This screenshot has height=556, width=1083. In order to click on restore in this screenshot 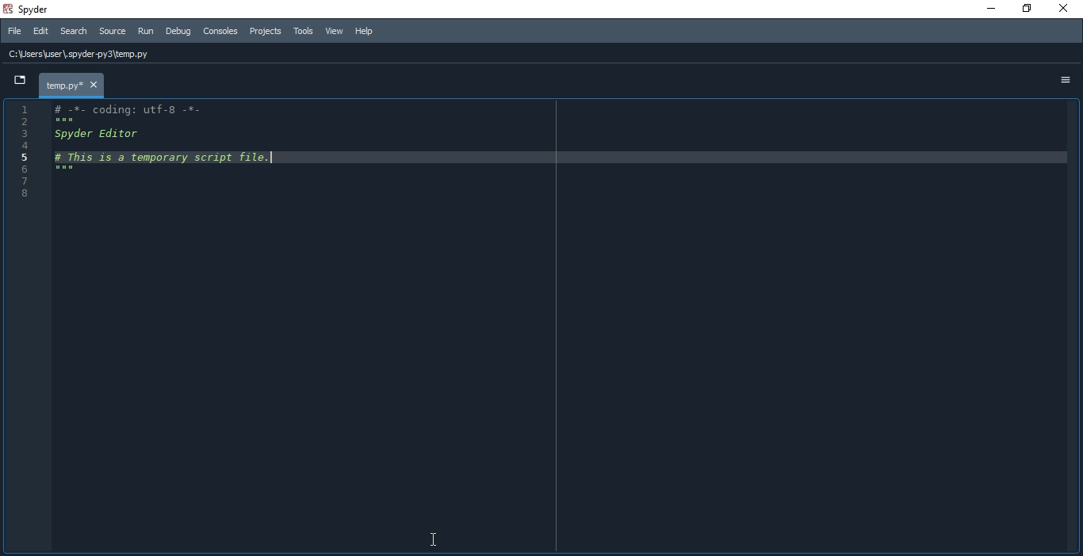, I will do `click(1026, 10)`.